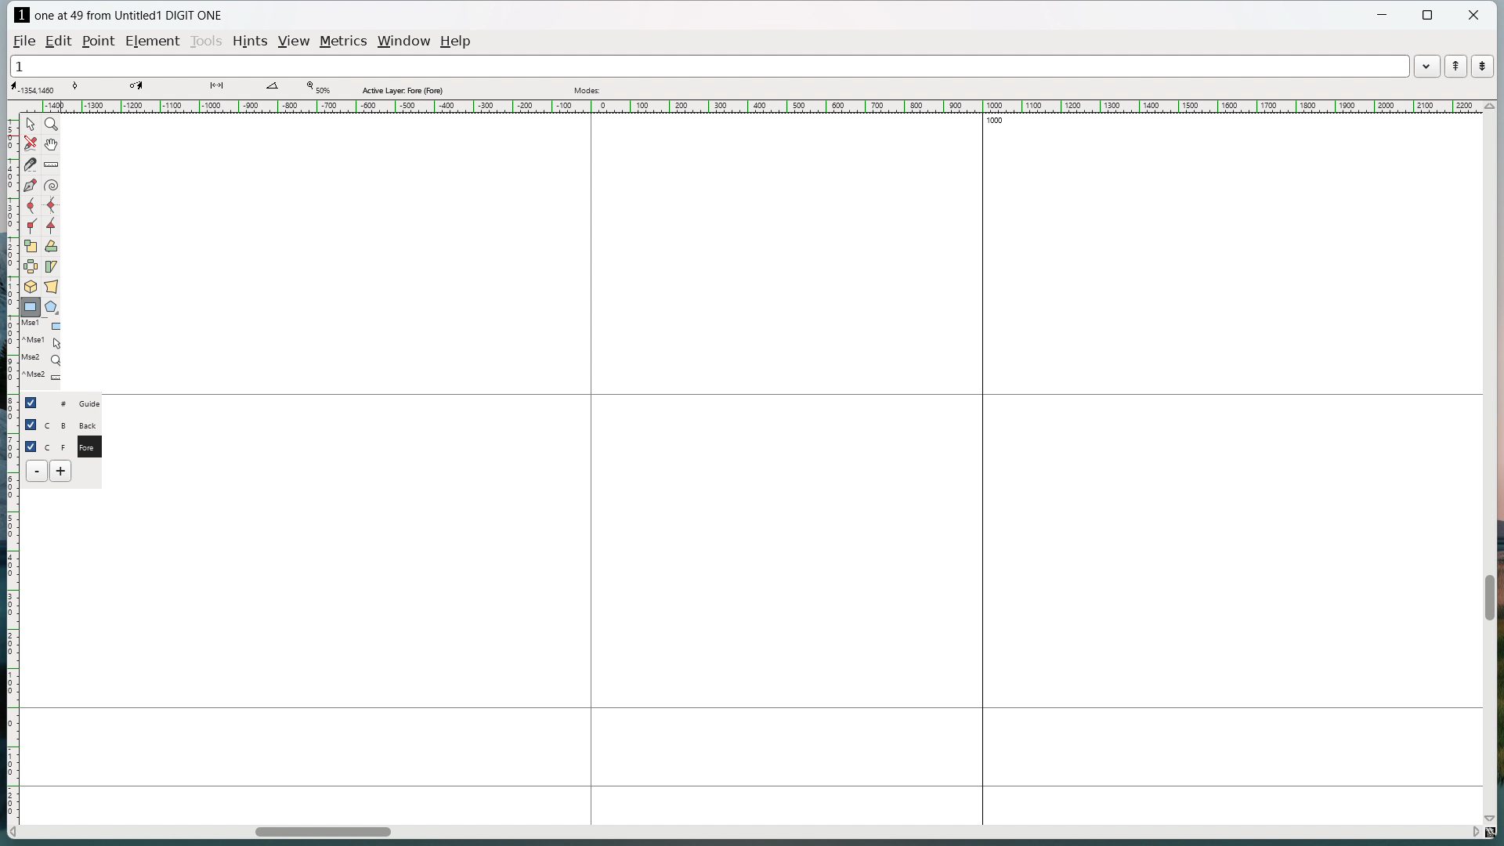  I want to click on measure distance or angle, so click(52, 164).